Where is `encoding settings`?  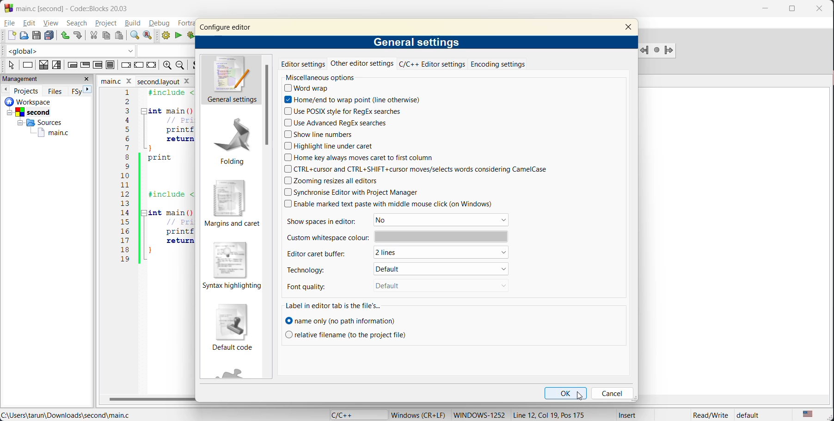 encoding settings is located at coordinates (497, 65).